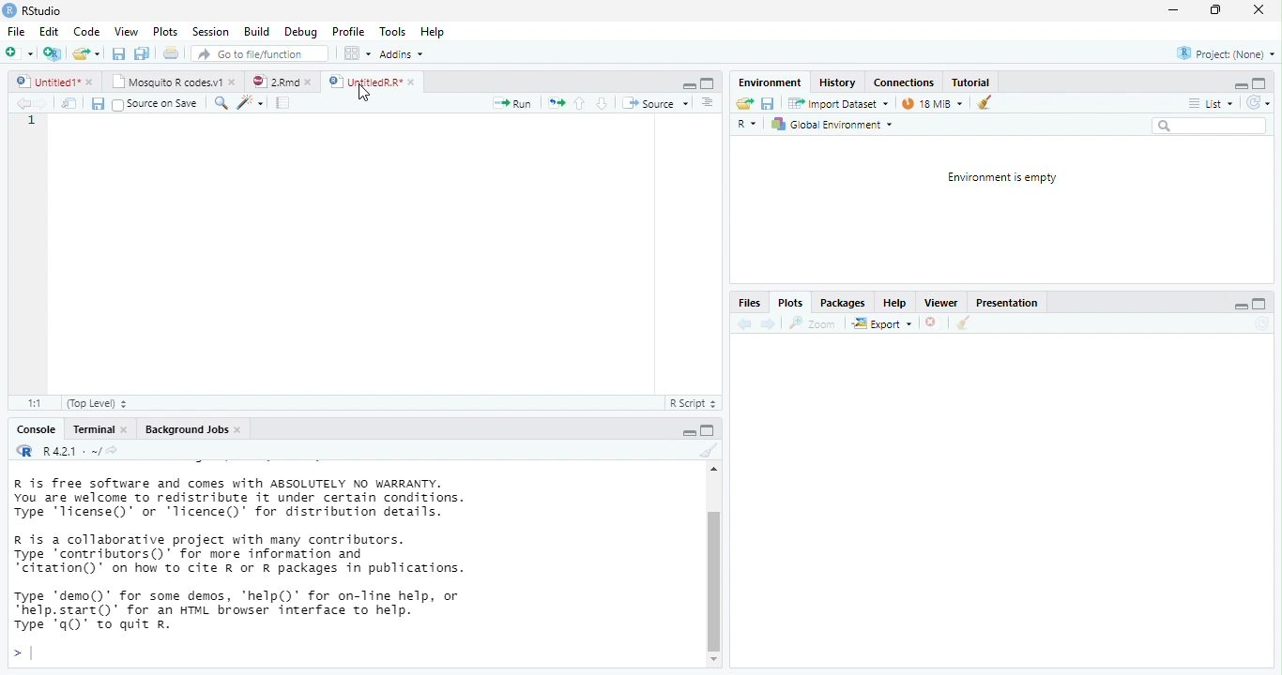 The height and width of the screenshot is (675, 1282). What do you see at coordinates (185, 429) in the screenshot?
I see `Background Jobs` at bounding box center [185, 429].